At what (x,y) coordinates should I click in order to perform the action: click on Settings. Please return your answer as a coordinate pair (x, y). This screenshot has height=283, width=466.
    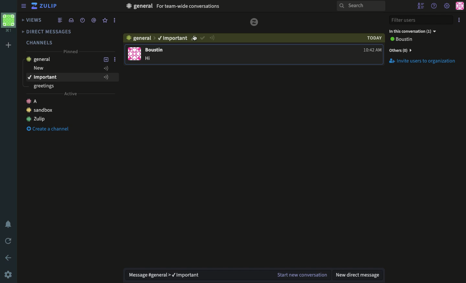
    Looking at the image, I should click on (9, 274).